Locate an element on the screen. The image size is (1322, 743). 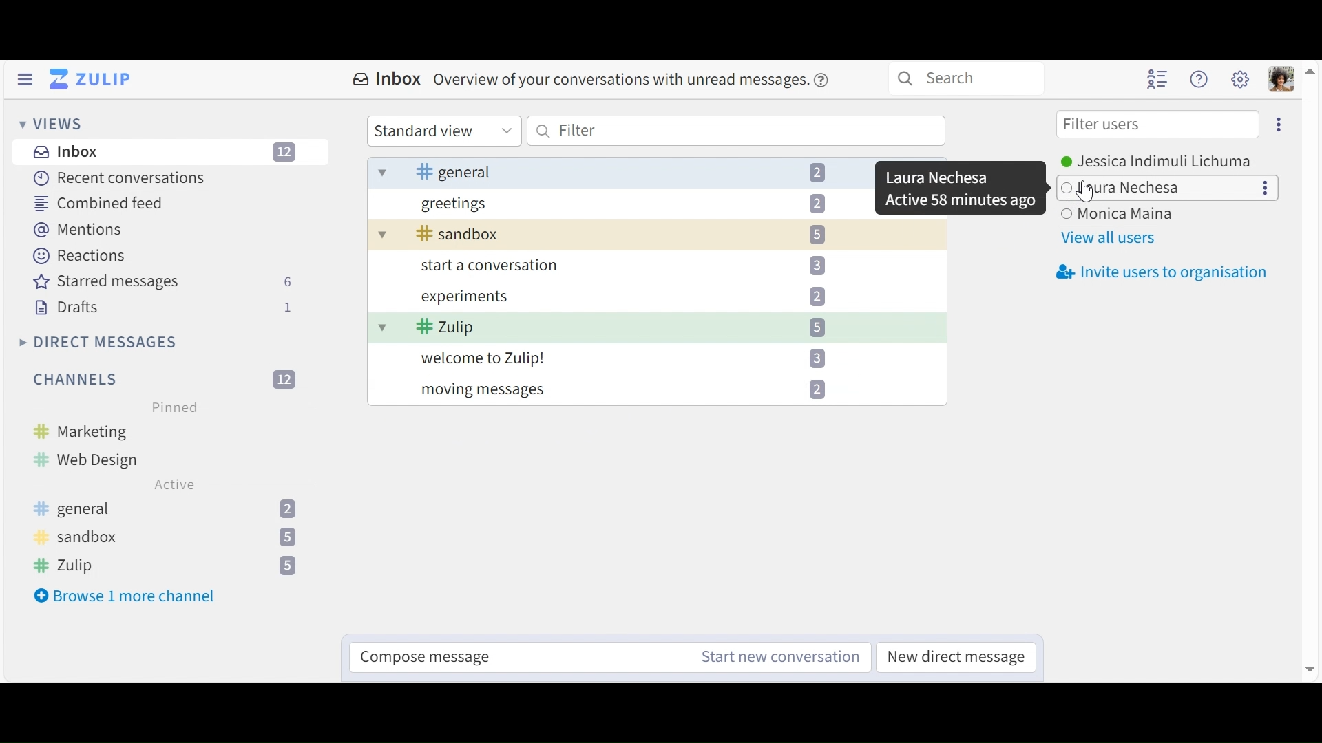
Recent Conversation is located at coordinates (122, 180).